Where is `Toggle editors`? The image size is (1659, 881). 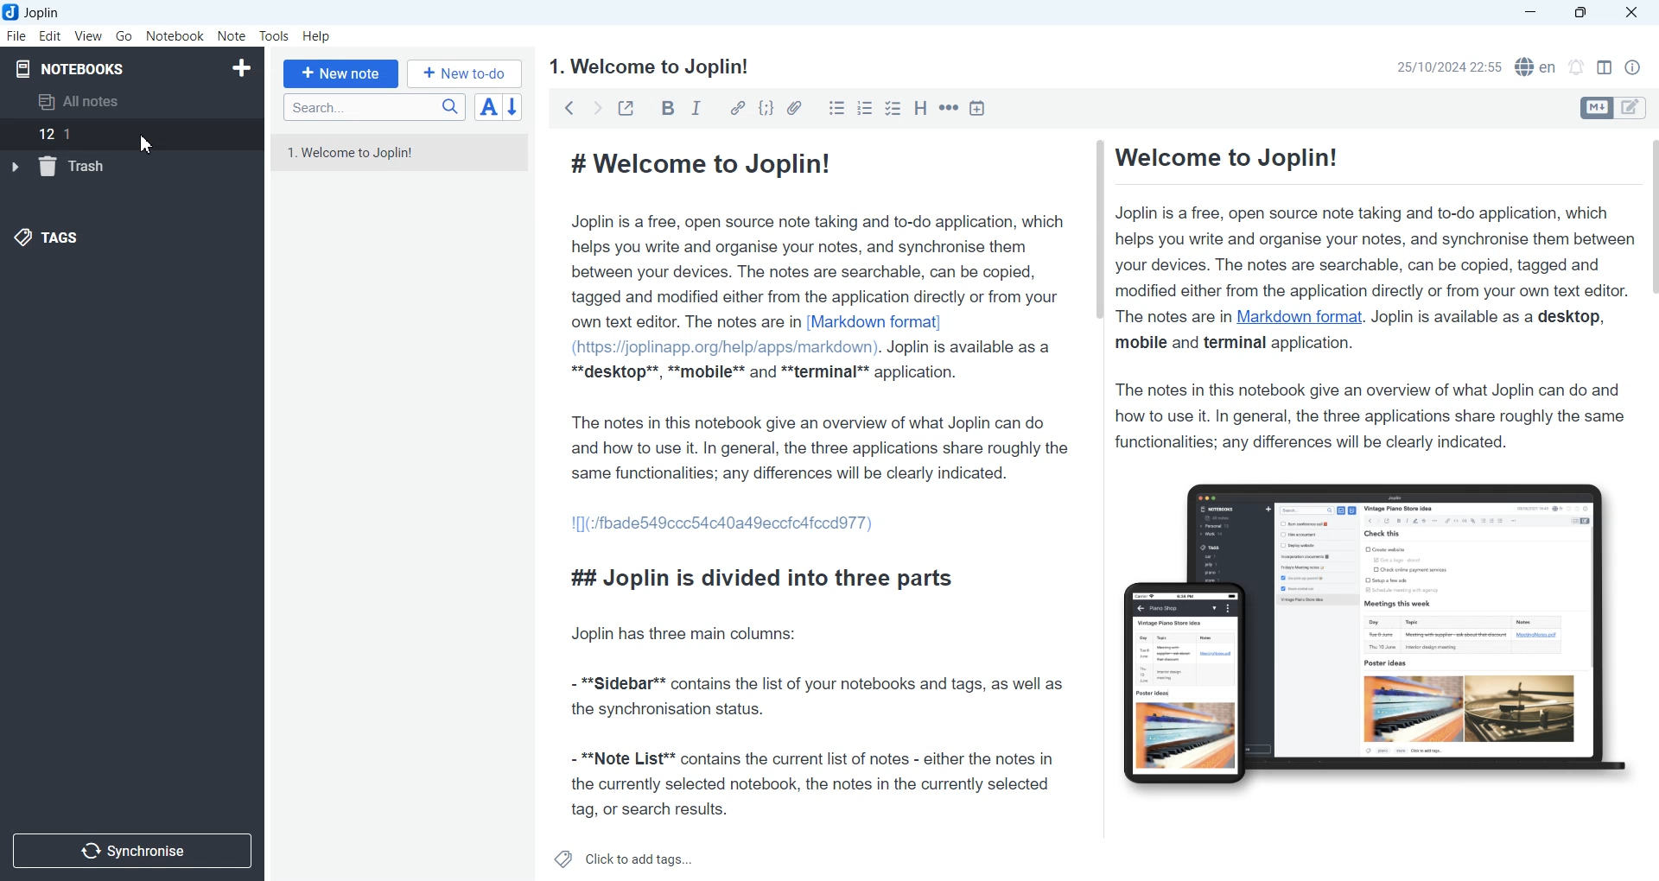
Toggle editors is located at coordinates (1638, 106).